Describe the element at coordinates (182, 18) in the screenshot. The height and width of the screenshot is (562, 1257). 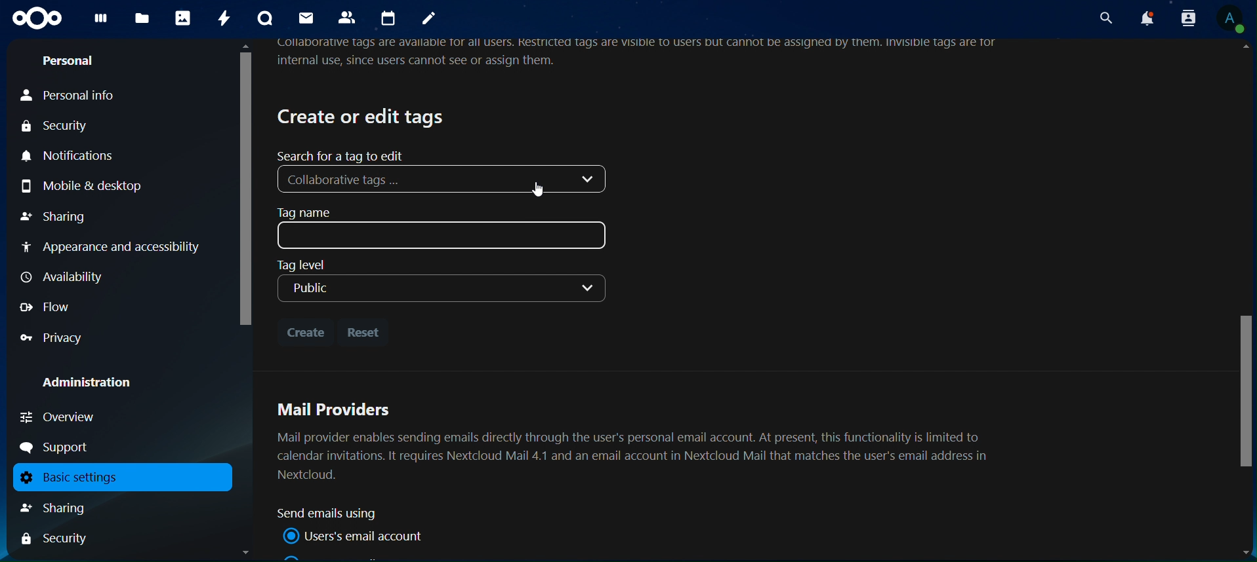
I see `photos` at that location.